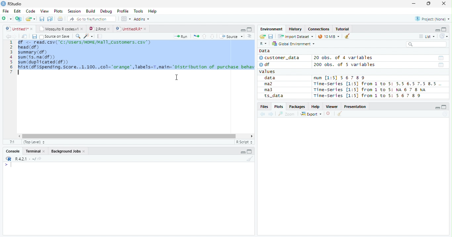  What do you see at coordinates (294, 44) in the screenshot?
I see `Global Environment` at bounding box center [294, 44].